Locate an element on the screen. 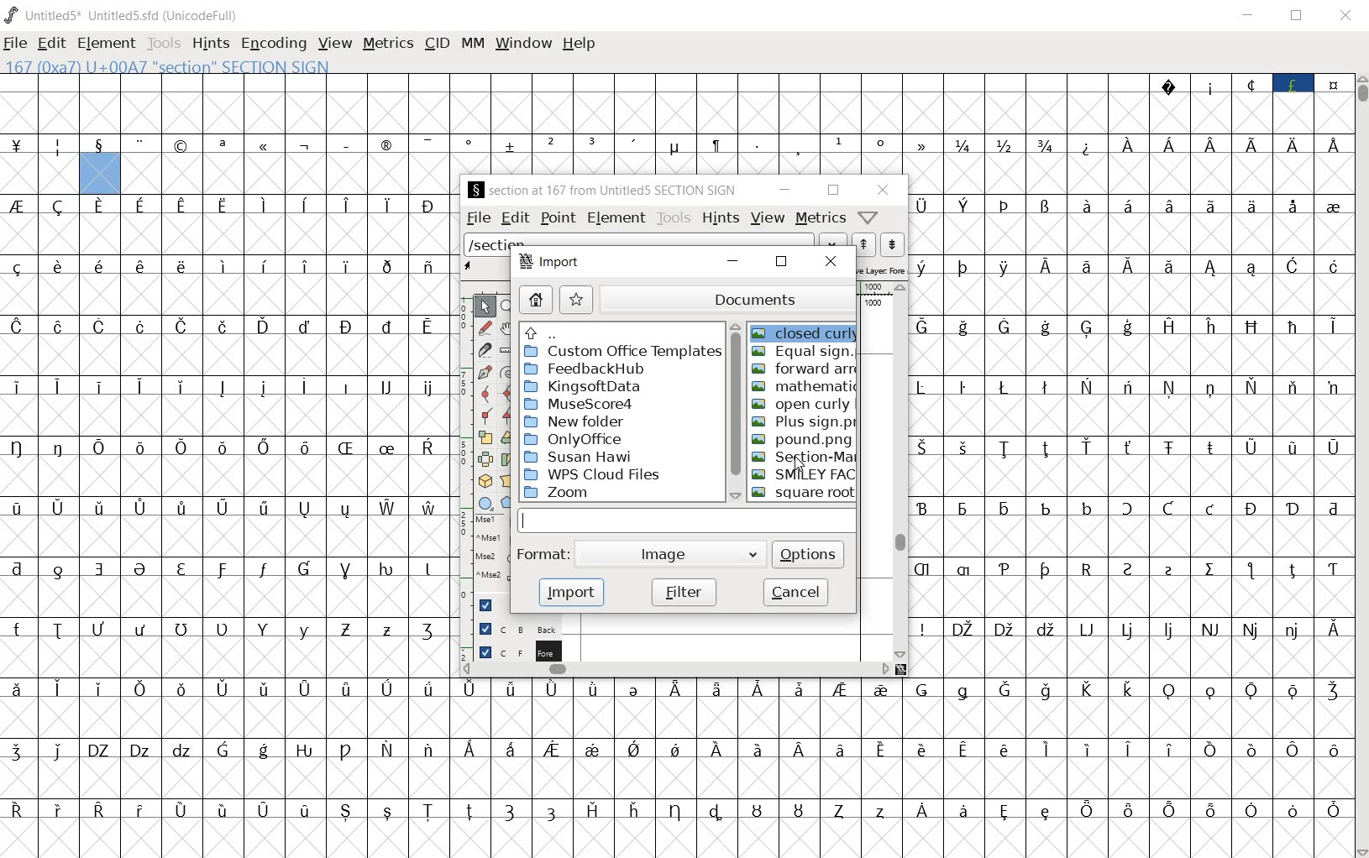  star is located at coordinates (575, 300).